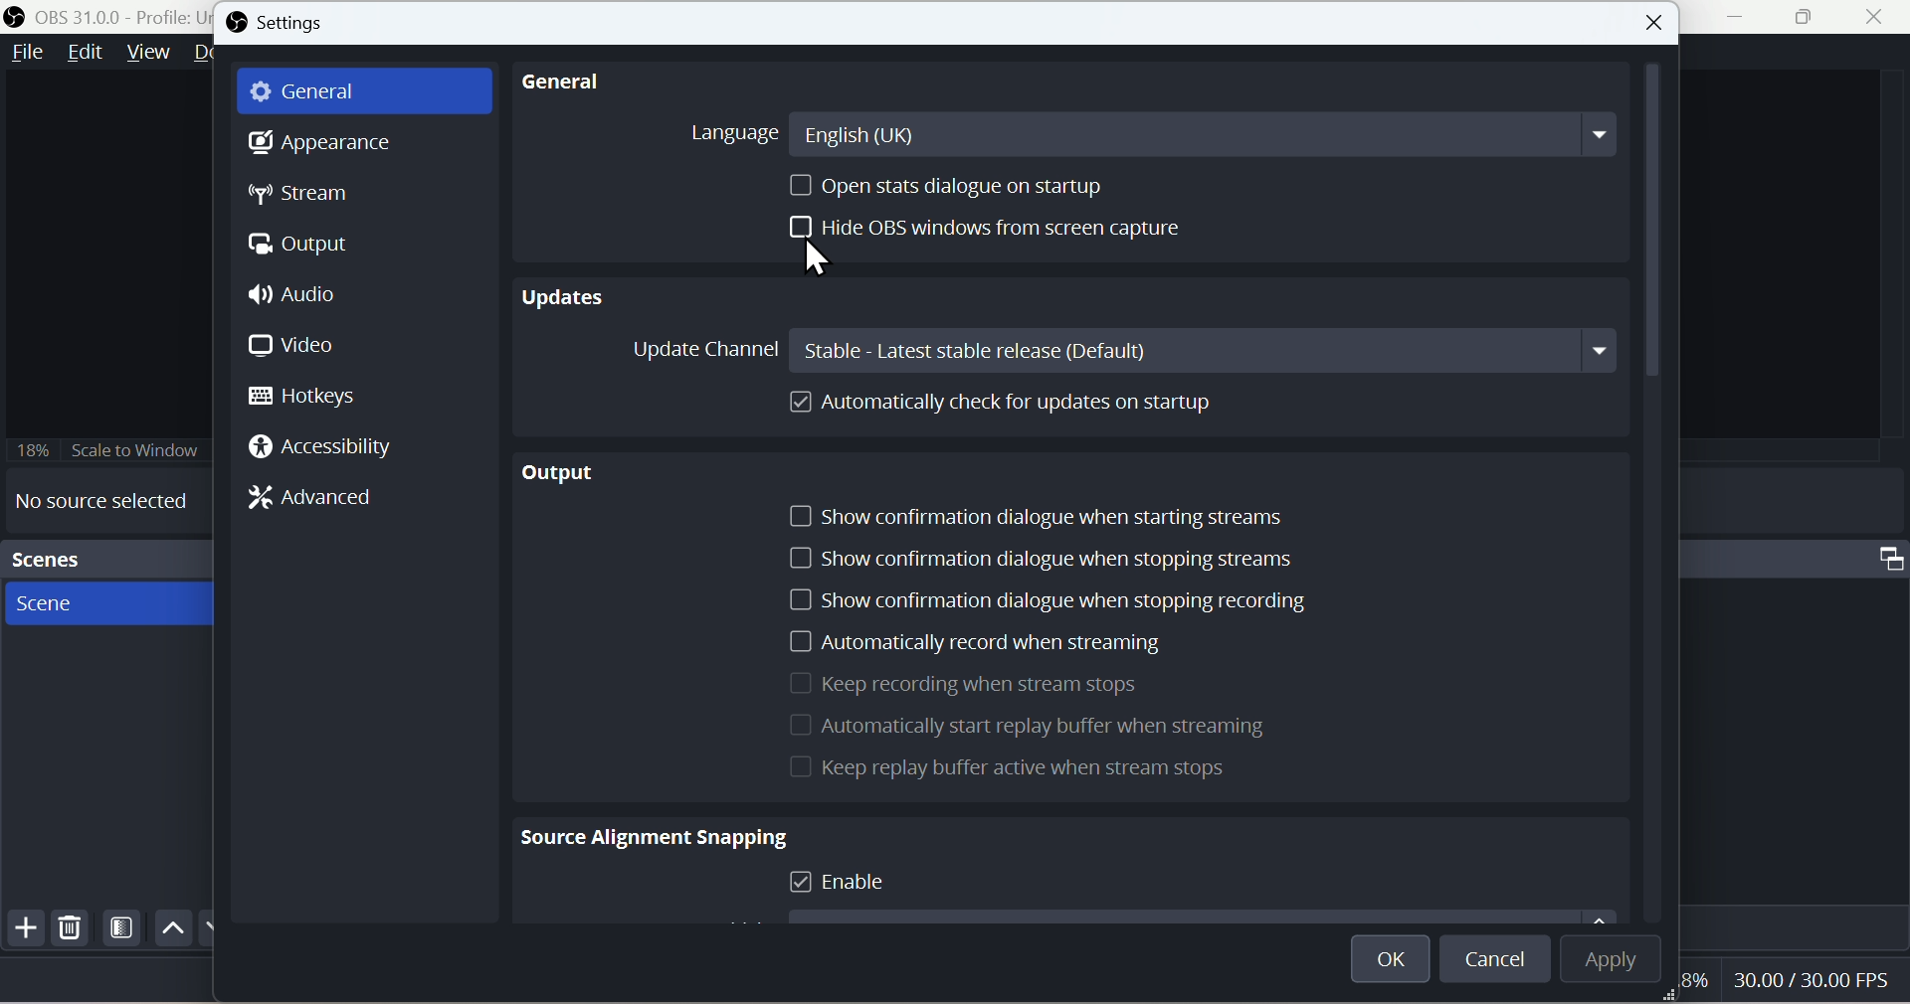 This screenshot has width=1910, height=1004. Describe the element at coordinates (998, 412) in the screenshot. I see `Automatically cheque up for updates on startup` at that location.